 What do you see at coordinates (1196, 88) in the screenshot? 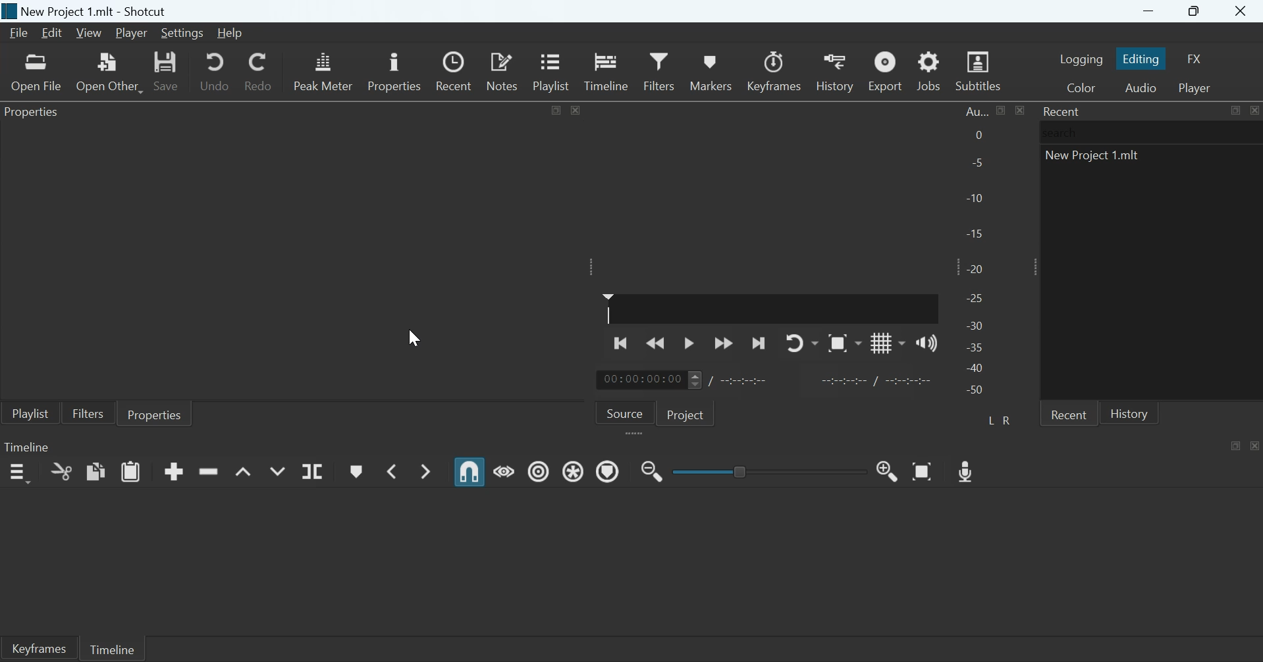
I see `Switch to the Player only layout` at bounding box center [1196, 88].